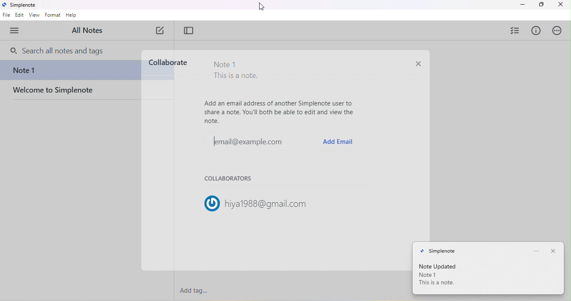 This screenshot has width=571, height=301. Describe the element at coordinates (194, 290) in the screenshot. I see `add tag` at that location.